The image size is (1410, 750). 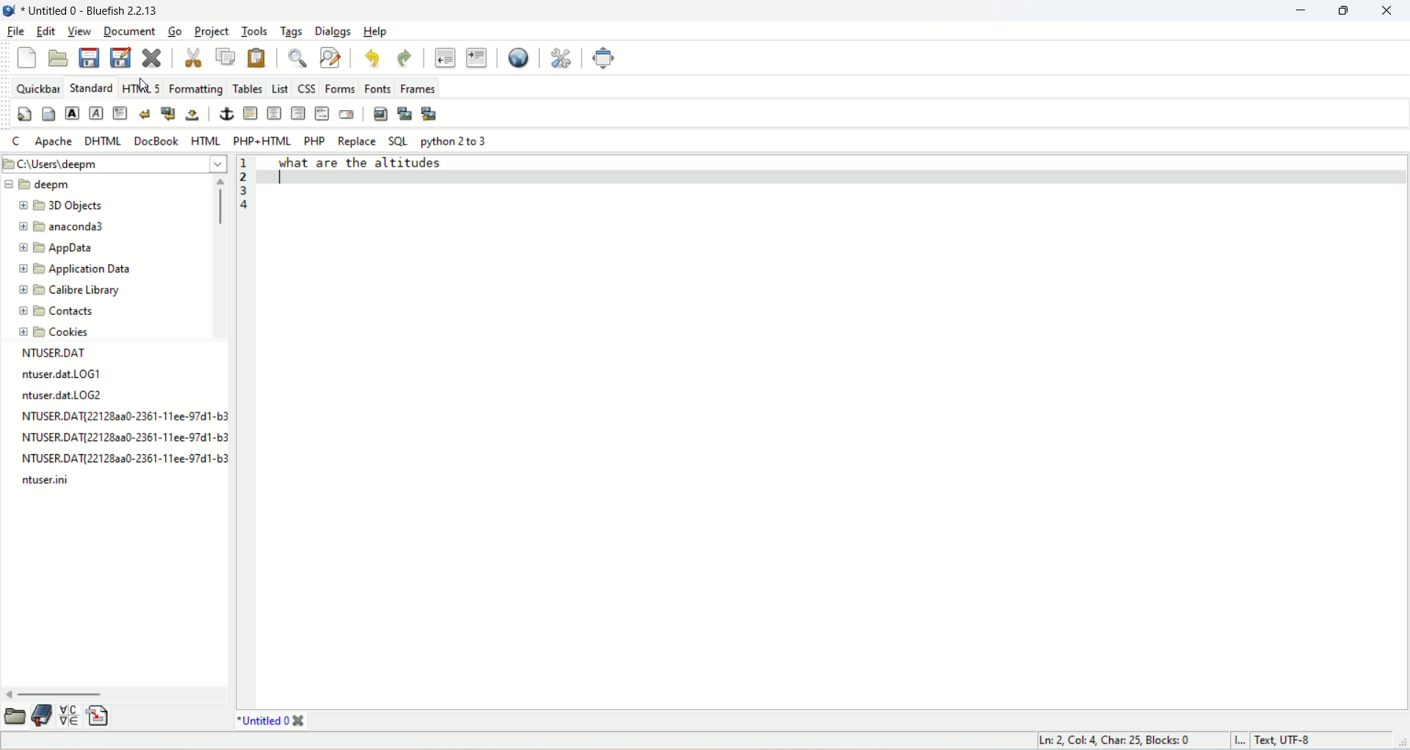 What do you see at coordinates (62, 250) in the screenshot?
I see `appdata` at bounding box center [62, 250].